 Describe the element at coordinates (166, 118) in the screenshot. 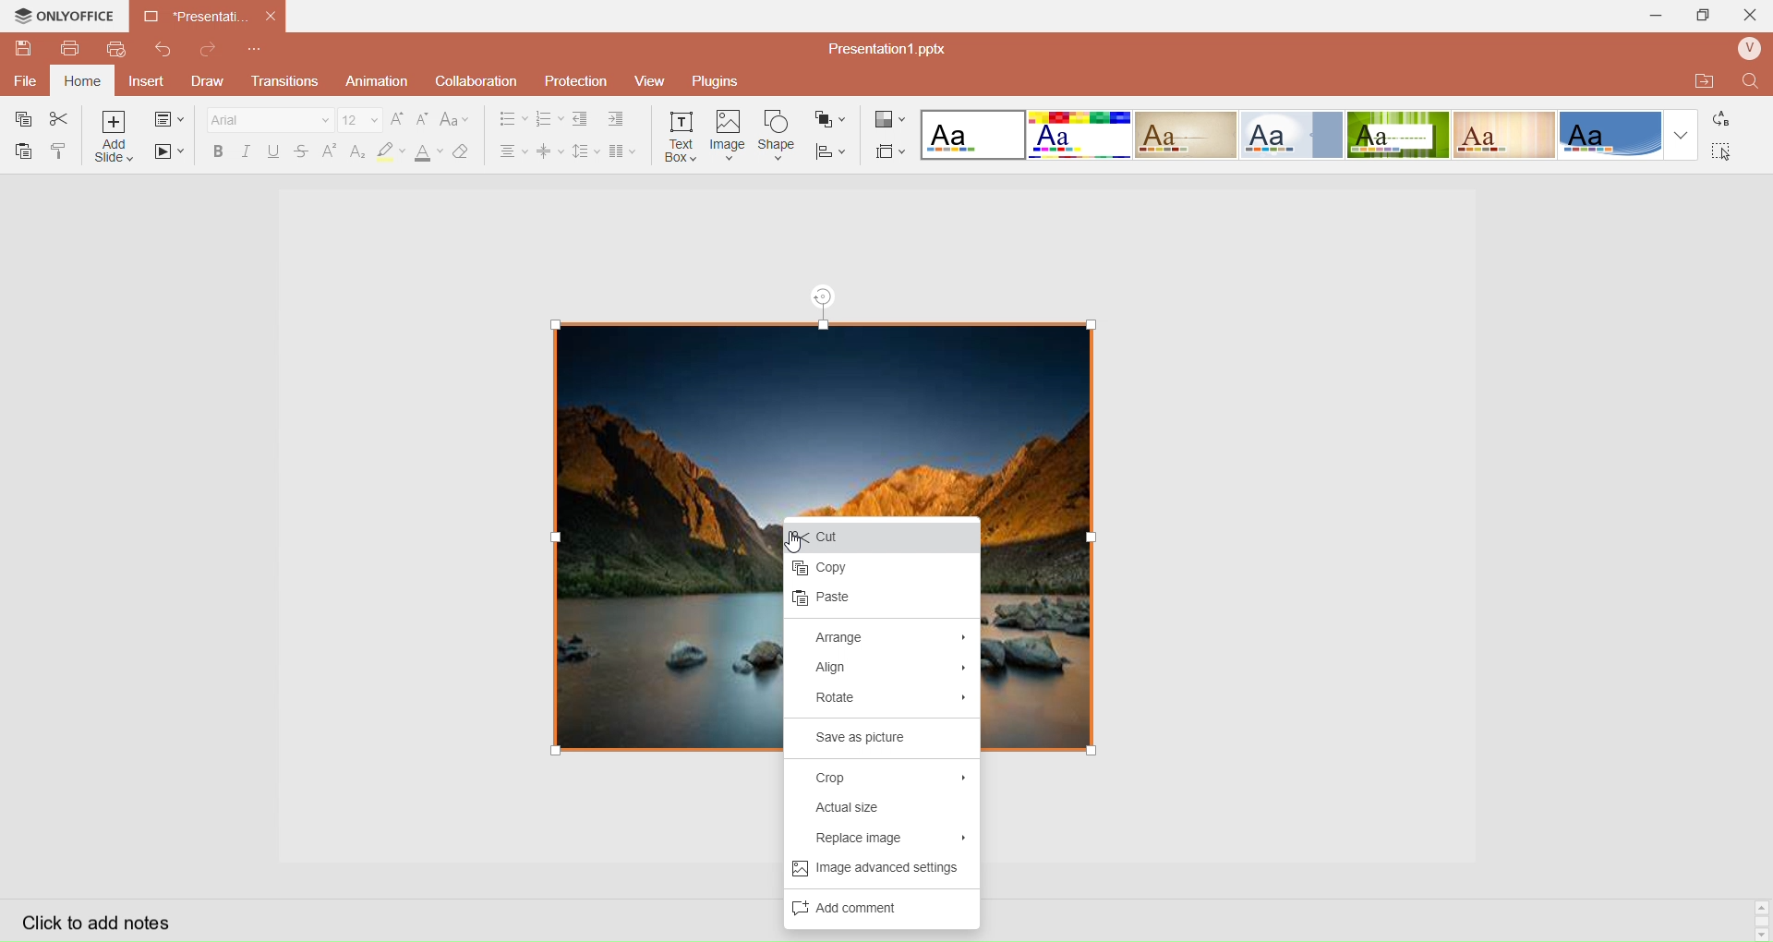

I see `change slide layout` at that location.